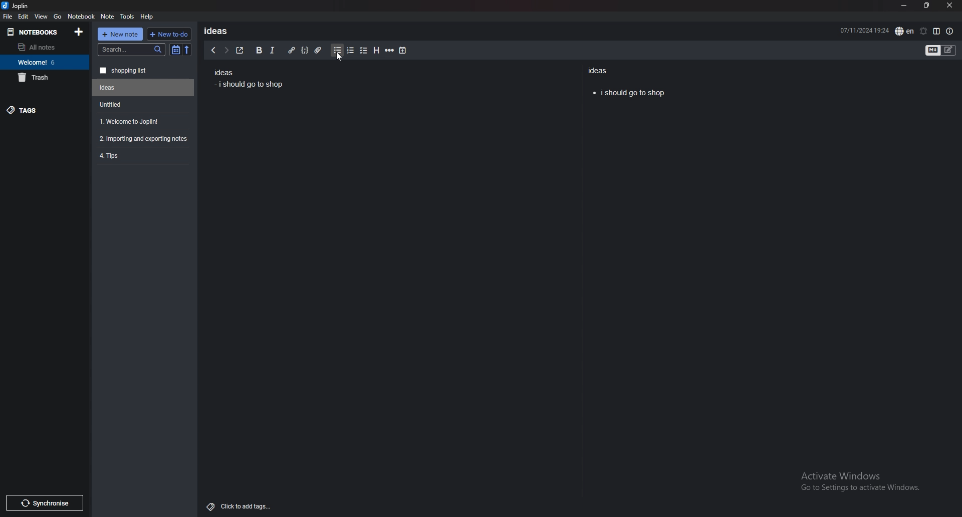 Image resolution: width=962 pixels, height=517 pixels. What do you see at coordinates (341, 58) in the screenshot?
I see `cursor` at bounding box center [341, 58].